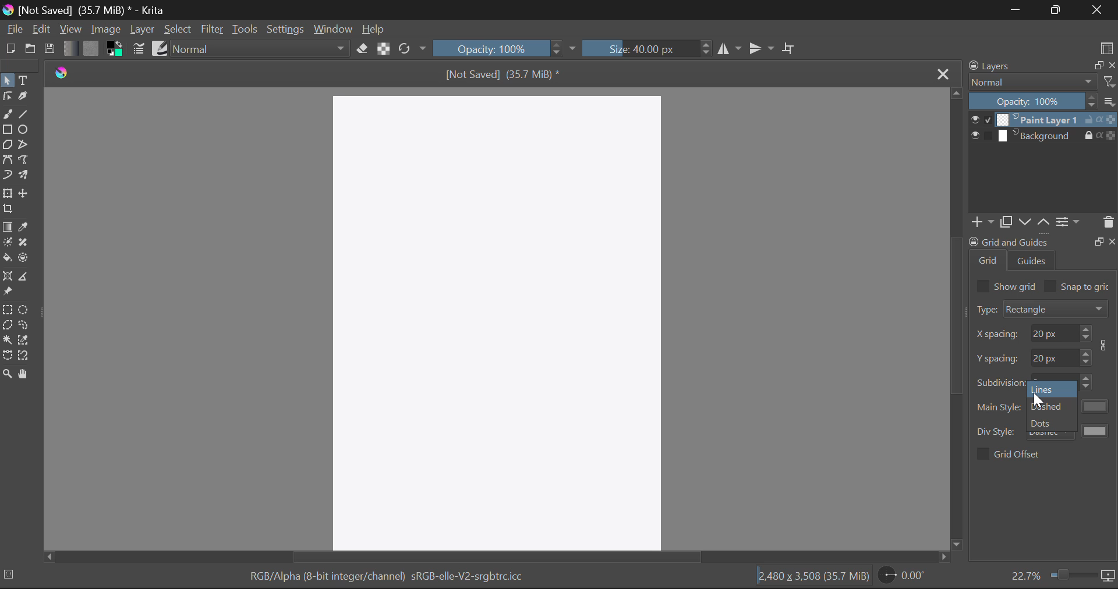 The height and width of the screenshot is (589, 1118). What do you see at coordinates (1108, 222) in the screenshot?
I see `delete` at bounding box center [1108, 222].